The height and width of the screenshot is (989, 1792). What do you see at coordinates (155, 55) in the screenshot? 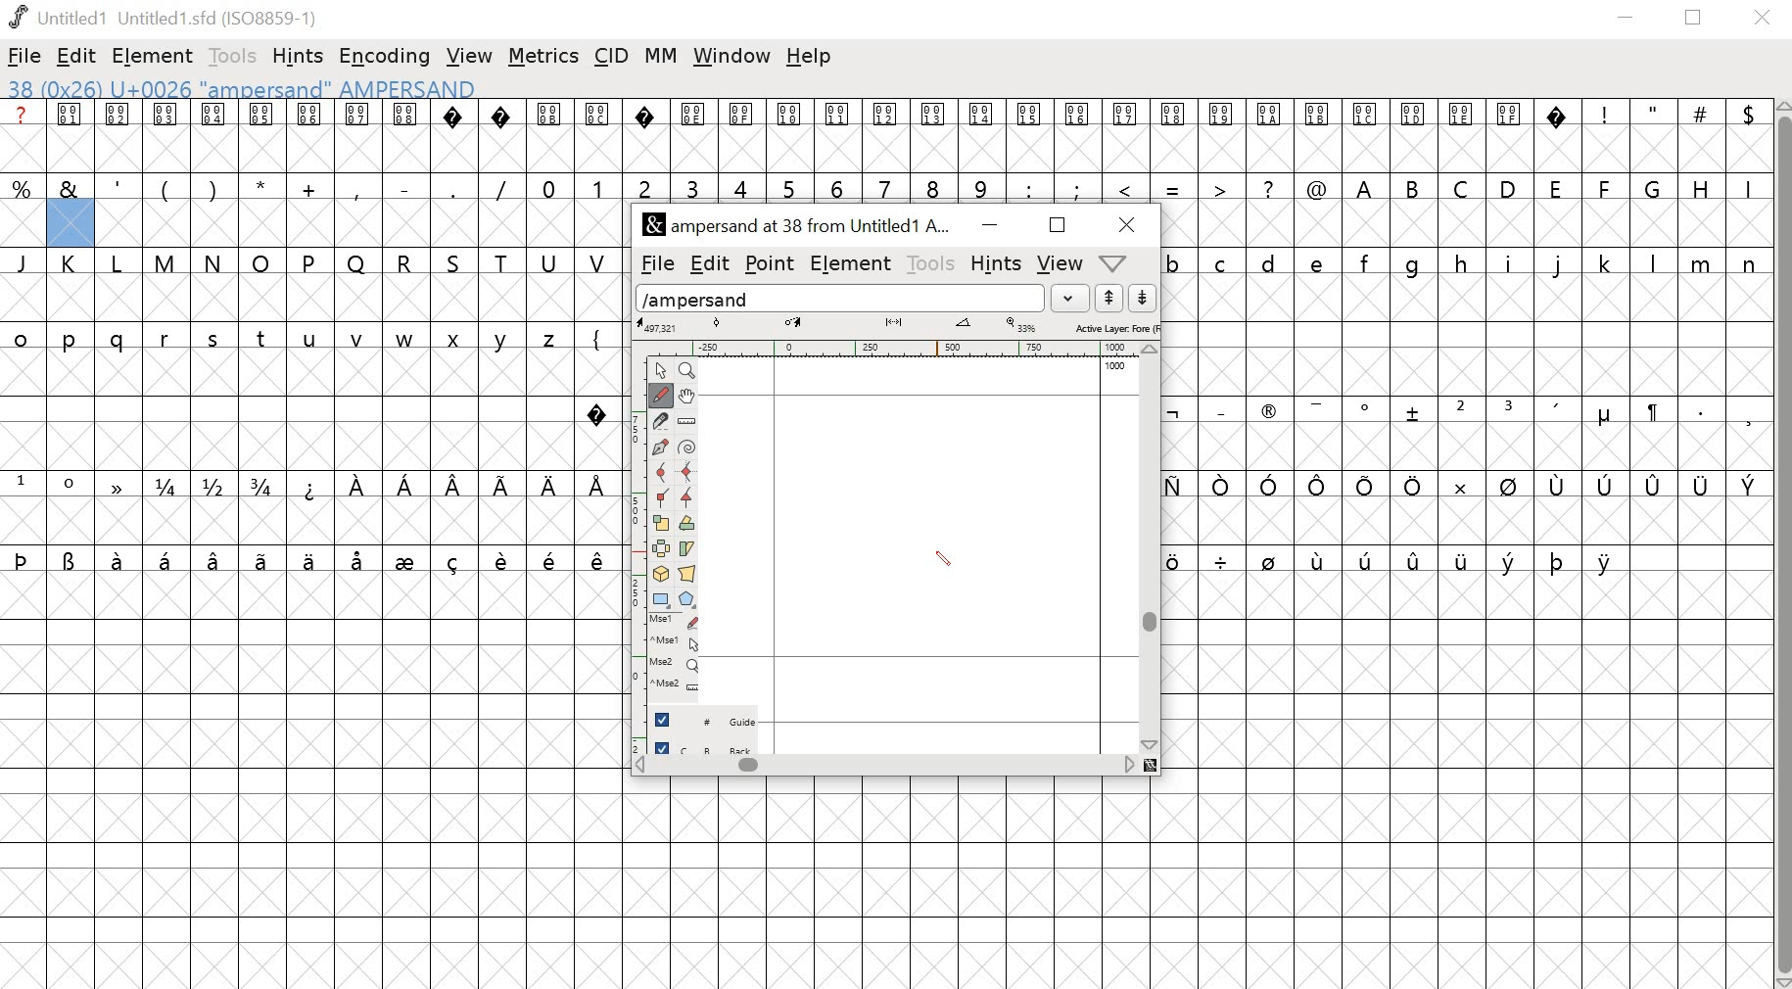
I see `element` at bounding box center [155, 55].